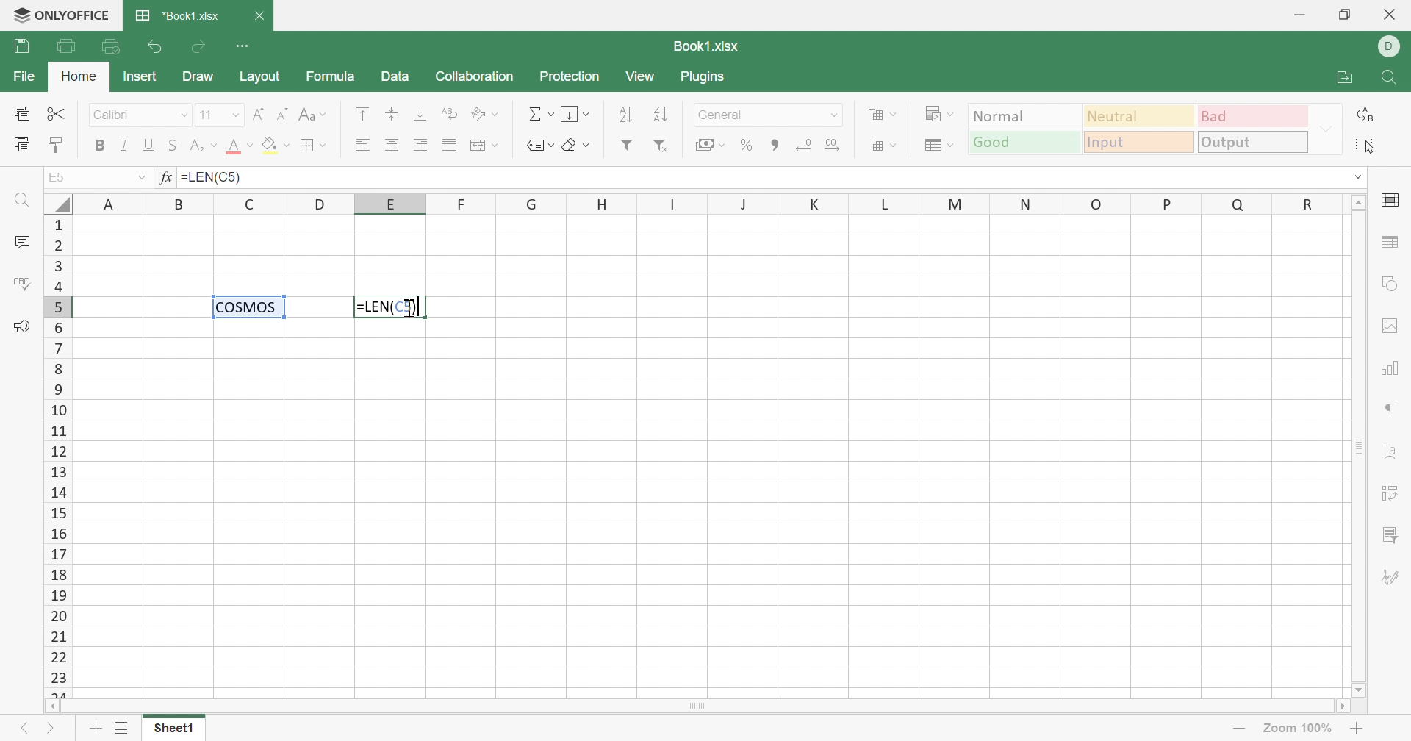 Image resolution: width=1411 pixels, height=741 pixels. I want to click on Cell settings, so click(1390, 201).